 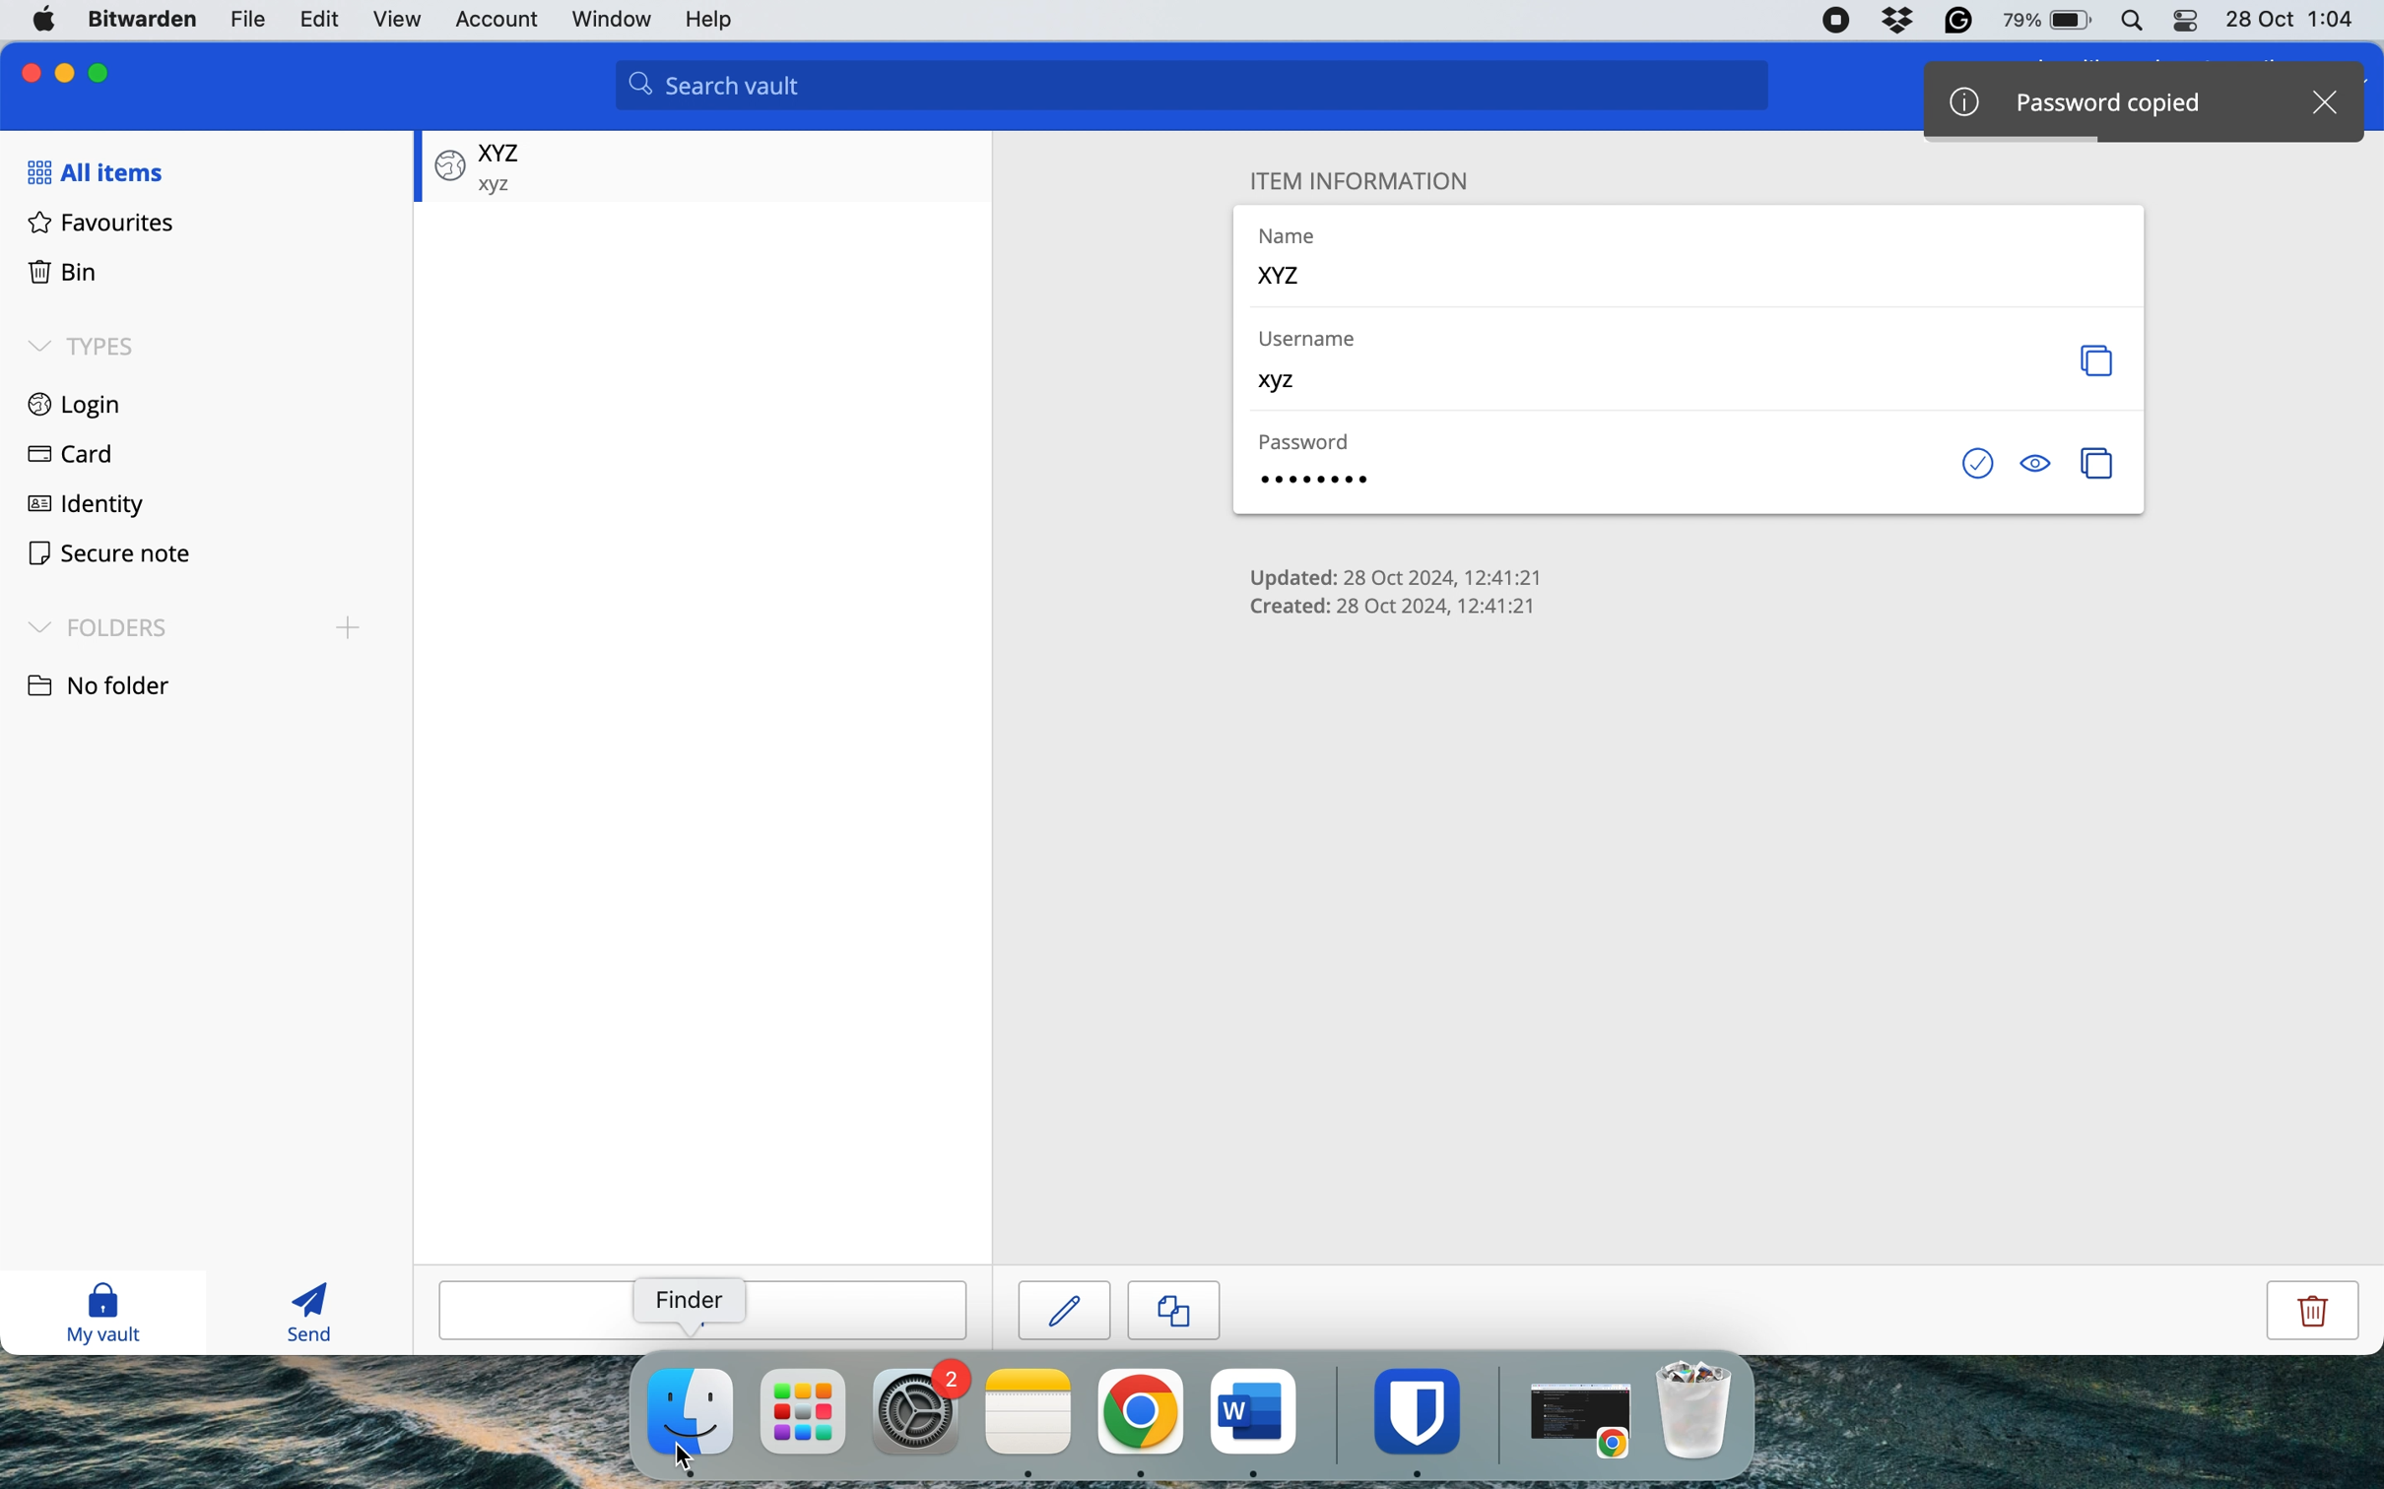 I want to click on system preferences, so click(x=920, y=1410).